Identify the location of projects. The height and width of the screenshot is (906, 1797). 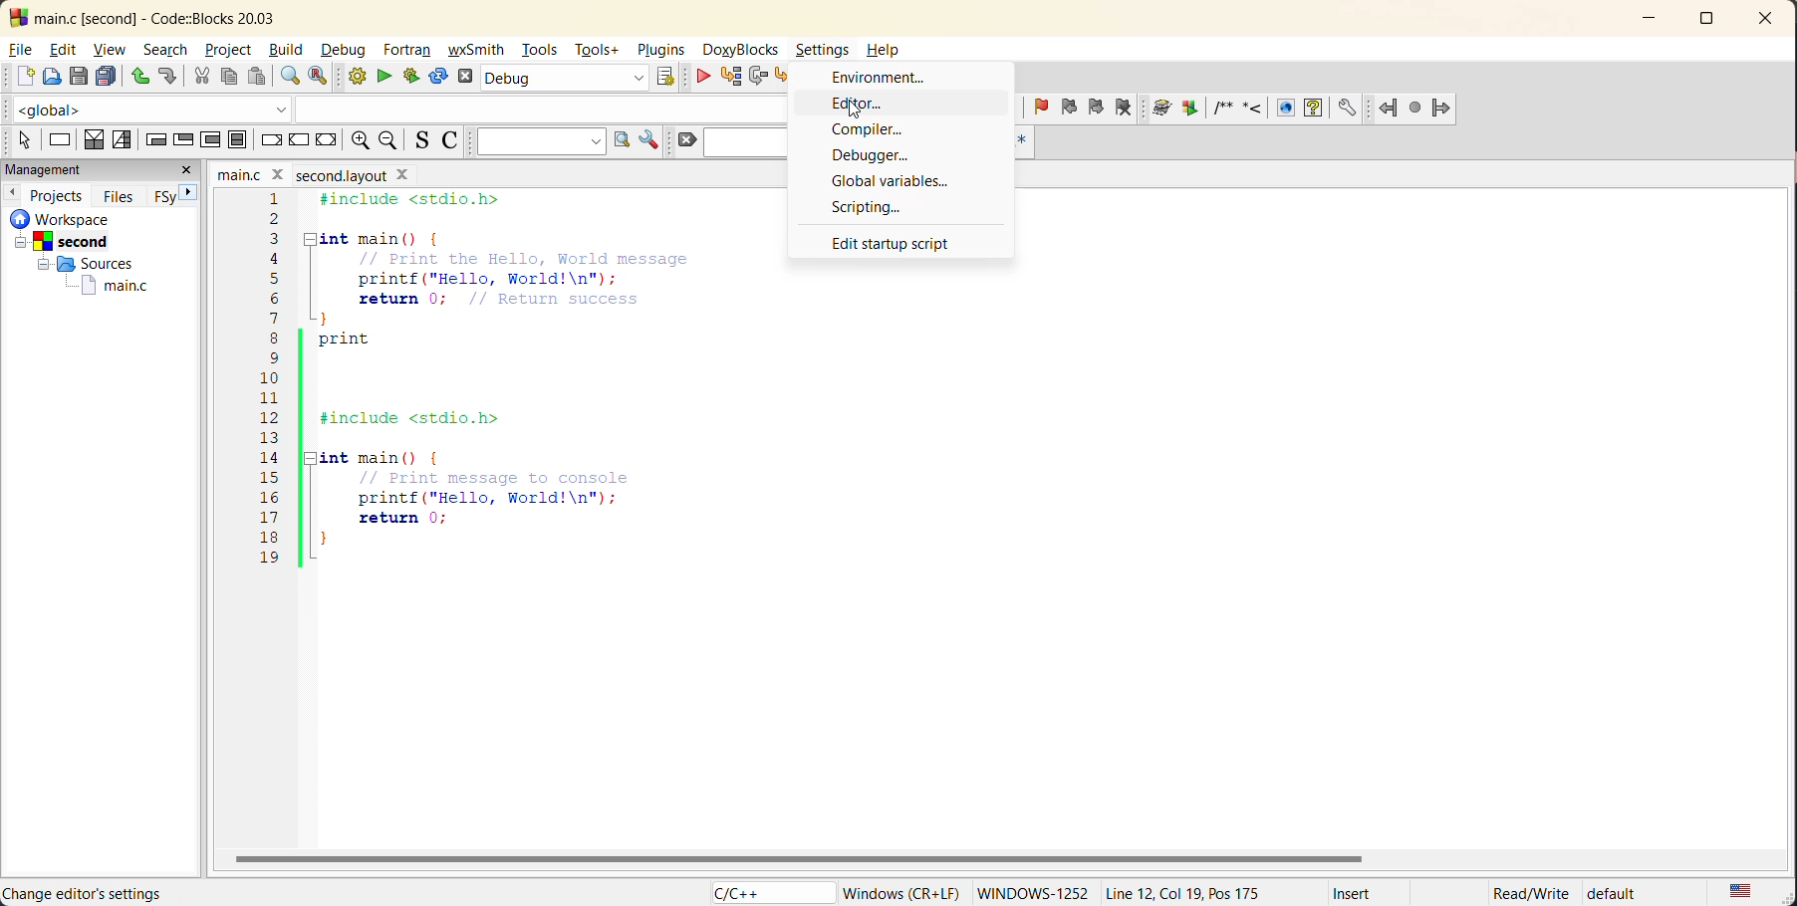
(58, 195).